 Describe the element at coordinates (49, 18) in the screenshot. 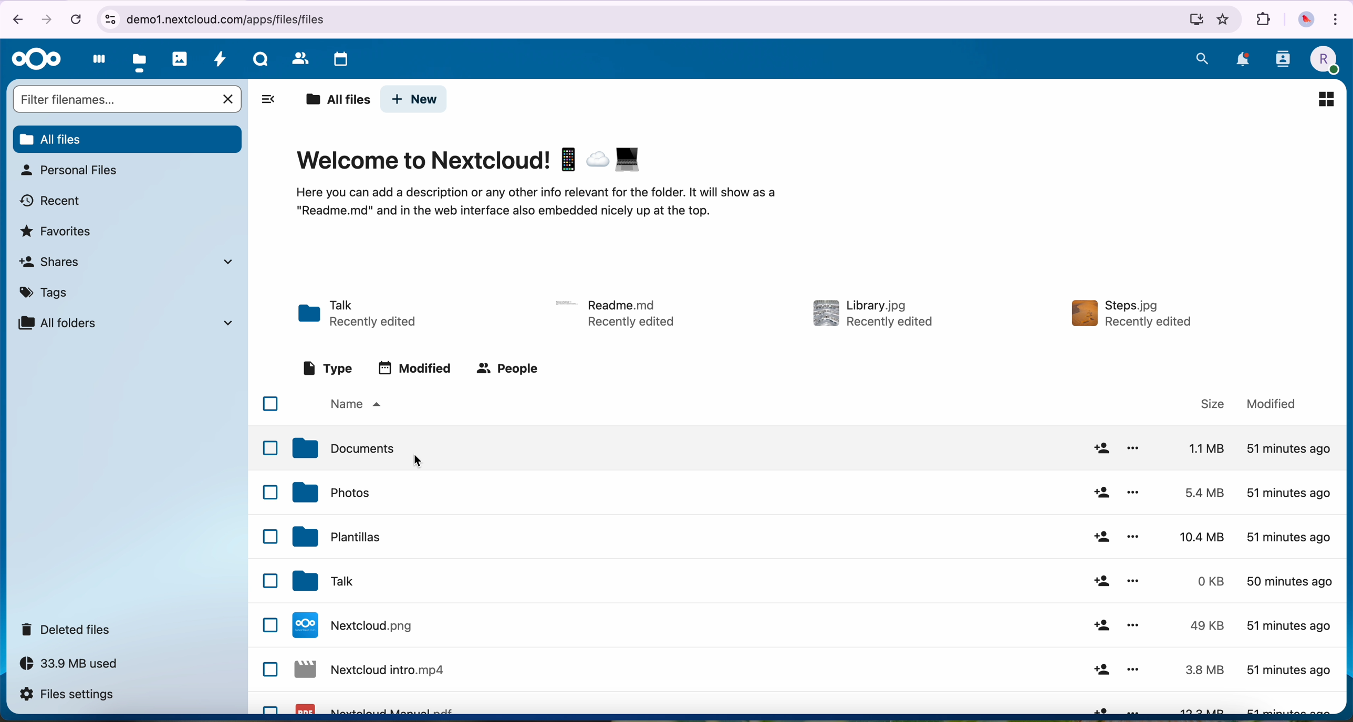

I see `navigate foward` at that location.